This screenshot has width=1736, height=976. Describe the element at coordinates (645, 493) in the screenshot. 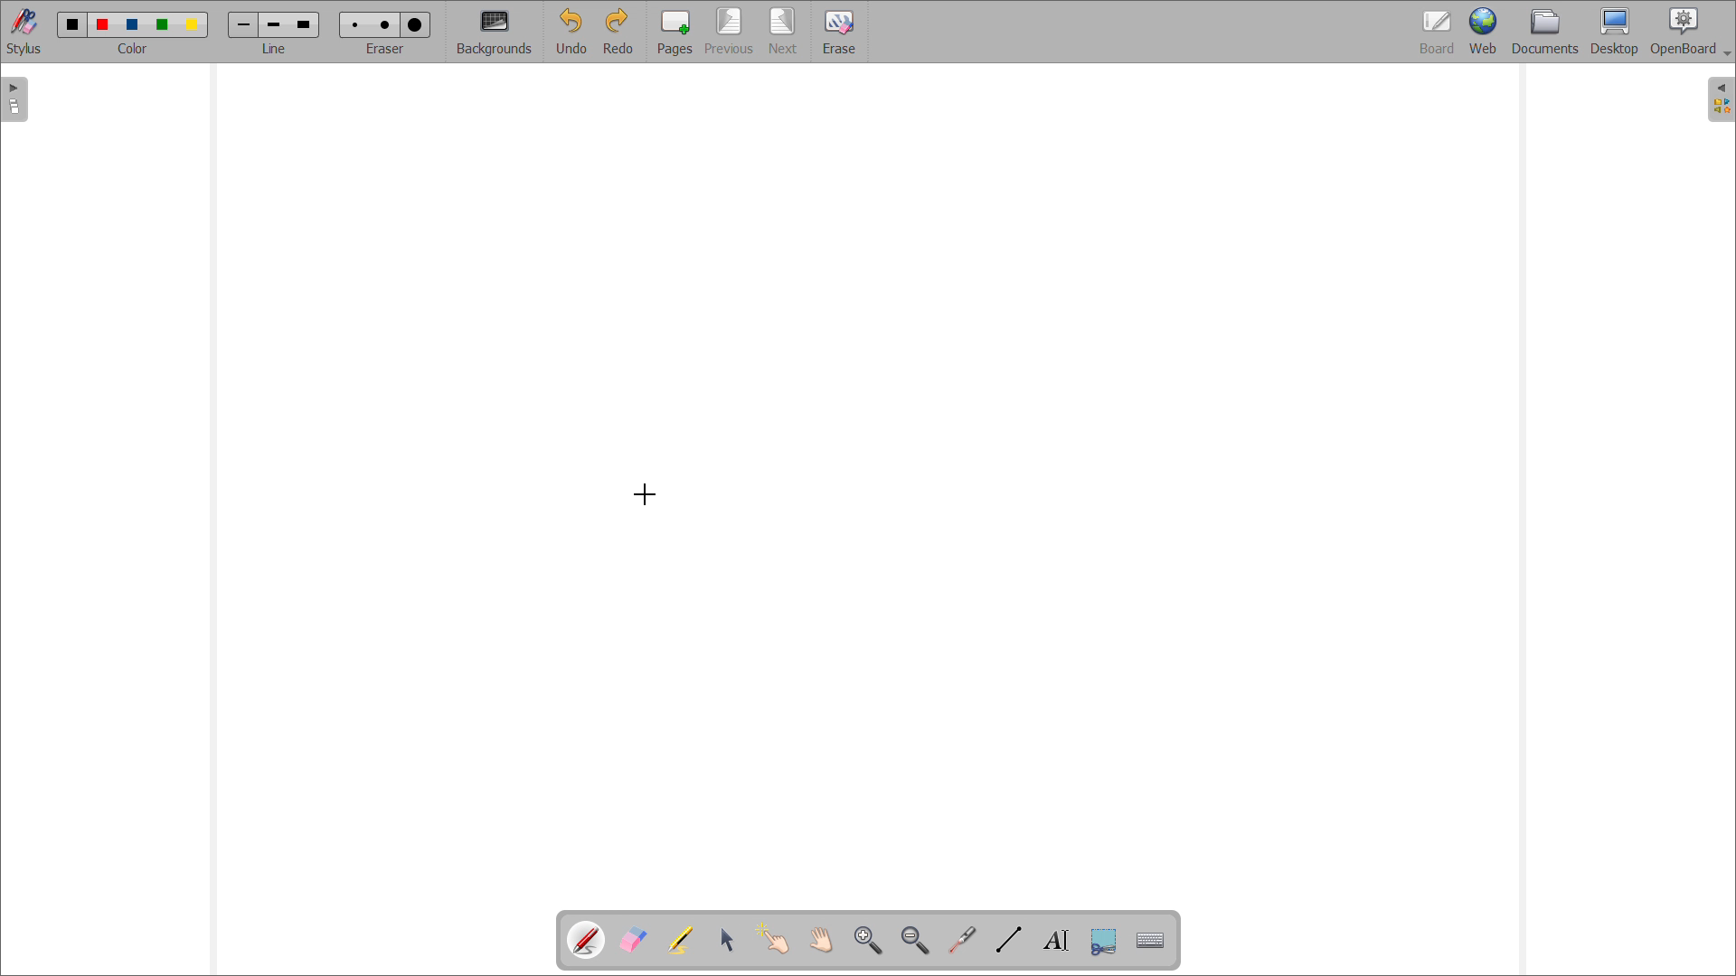

I see `cursor` at that location.